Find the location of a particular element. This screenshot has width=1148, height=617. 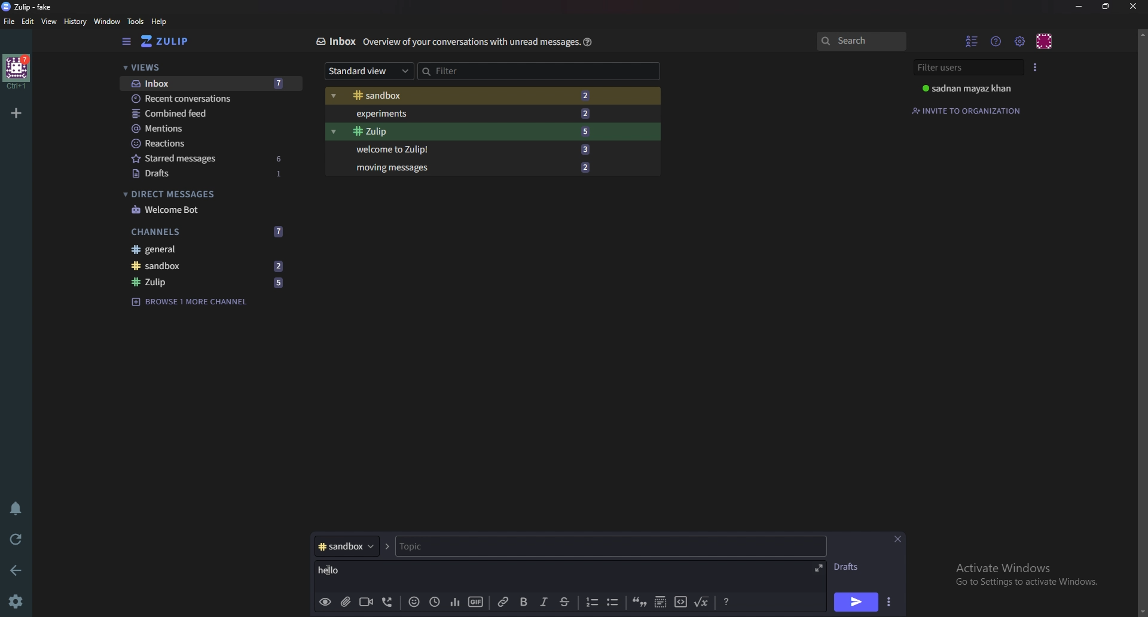

User list style is located at coordinates (1035, 67).